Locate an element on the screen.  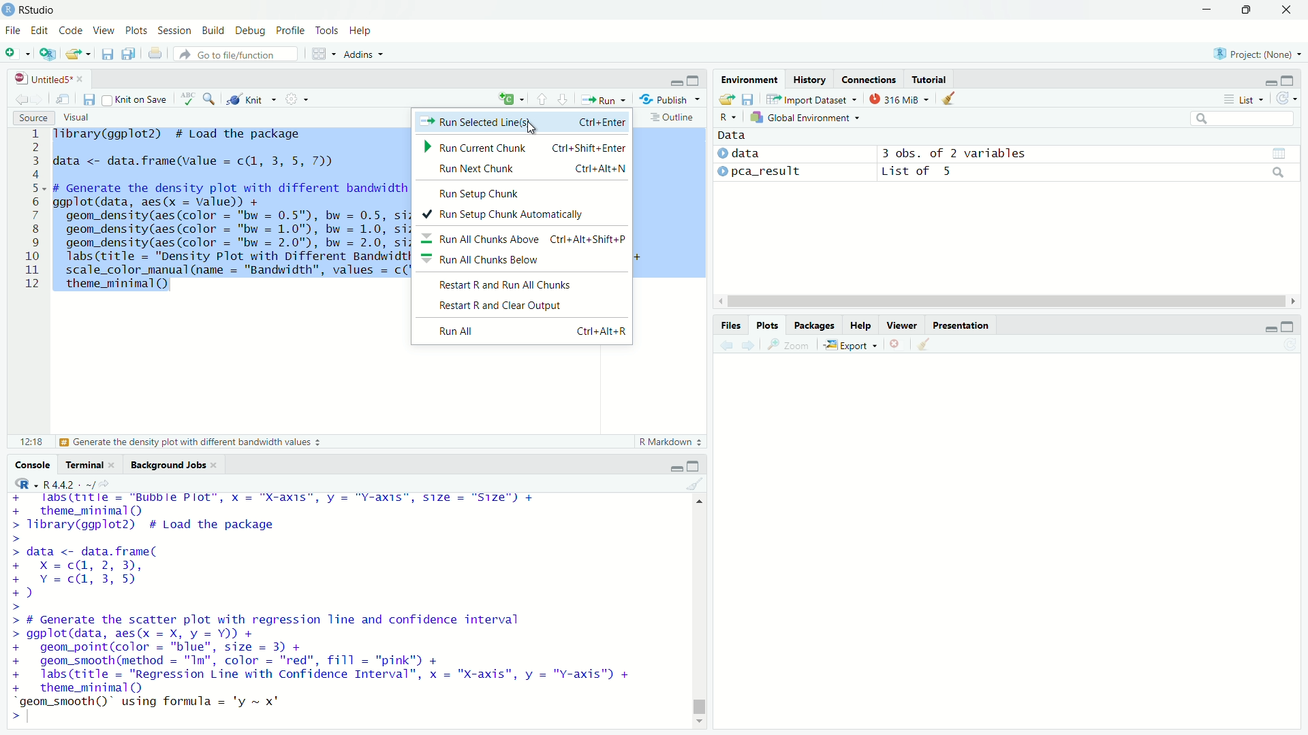
Run All Chunks Below is located at coordinates (523, 261).